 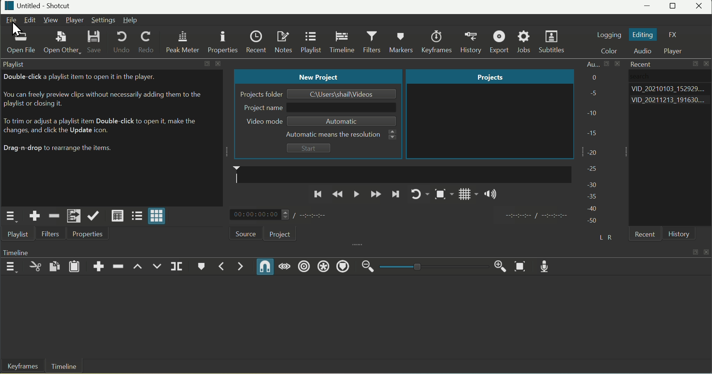 I want to click on Copy, so click(x=56, y=265).